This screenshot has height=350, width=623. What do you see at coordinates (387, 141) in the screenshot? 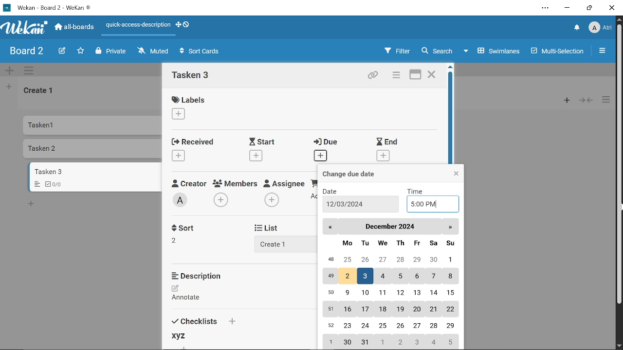
I see `End` at bounding box center [387, 141].